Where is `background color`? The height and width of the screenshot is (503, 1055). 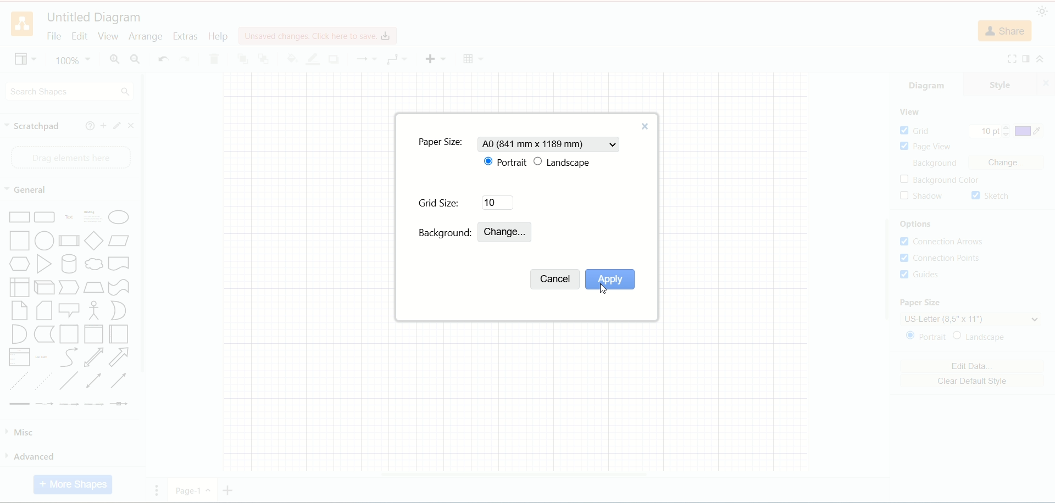
background color is located at coordinates (942, 180).